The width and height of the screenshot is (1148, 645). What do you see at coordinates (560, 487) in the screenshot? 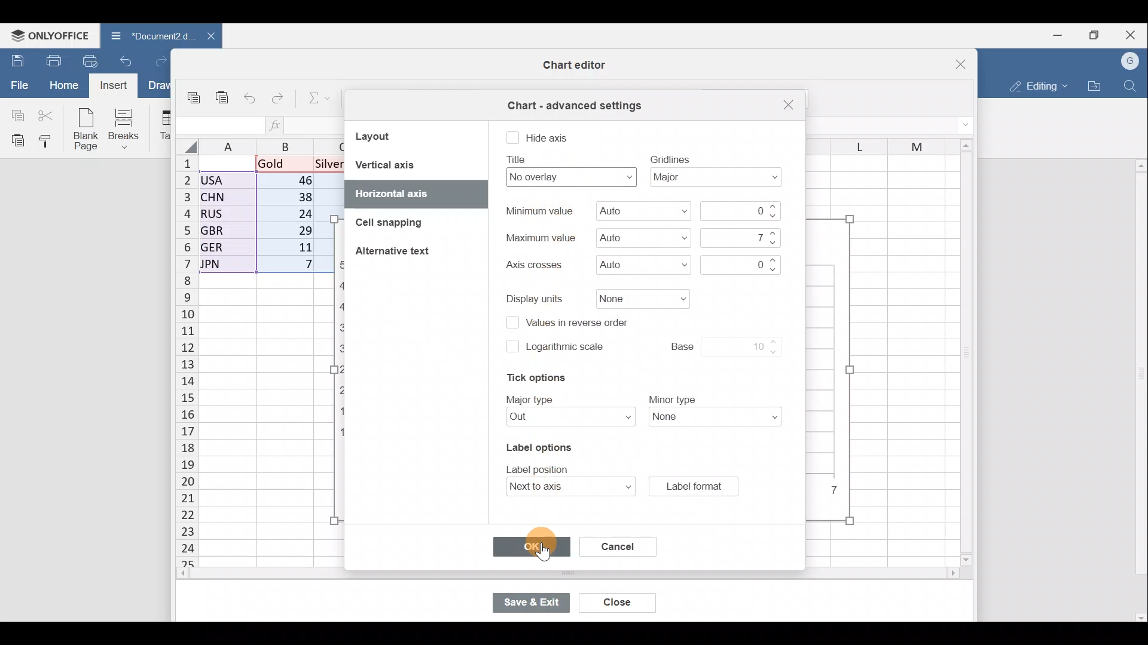
I see `Label position` at bounding box center [560, 487].